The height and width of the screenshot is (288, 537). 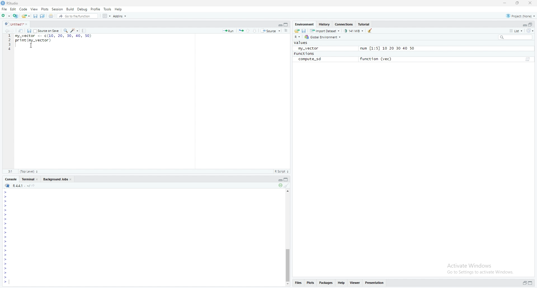 What do you see at coordinates (288, 284) in the screenshot?
I see `Button` at bounding box center [288, 284].